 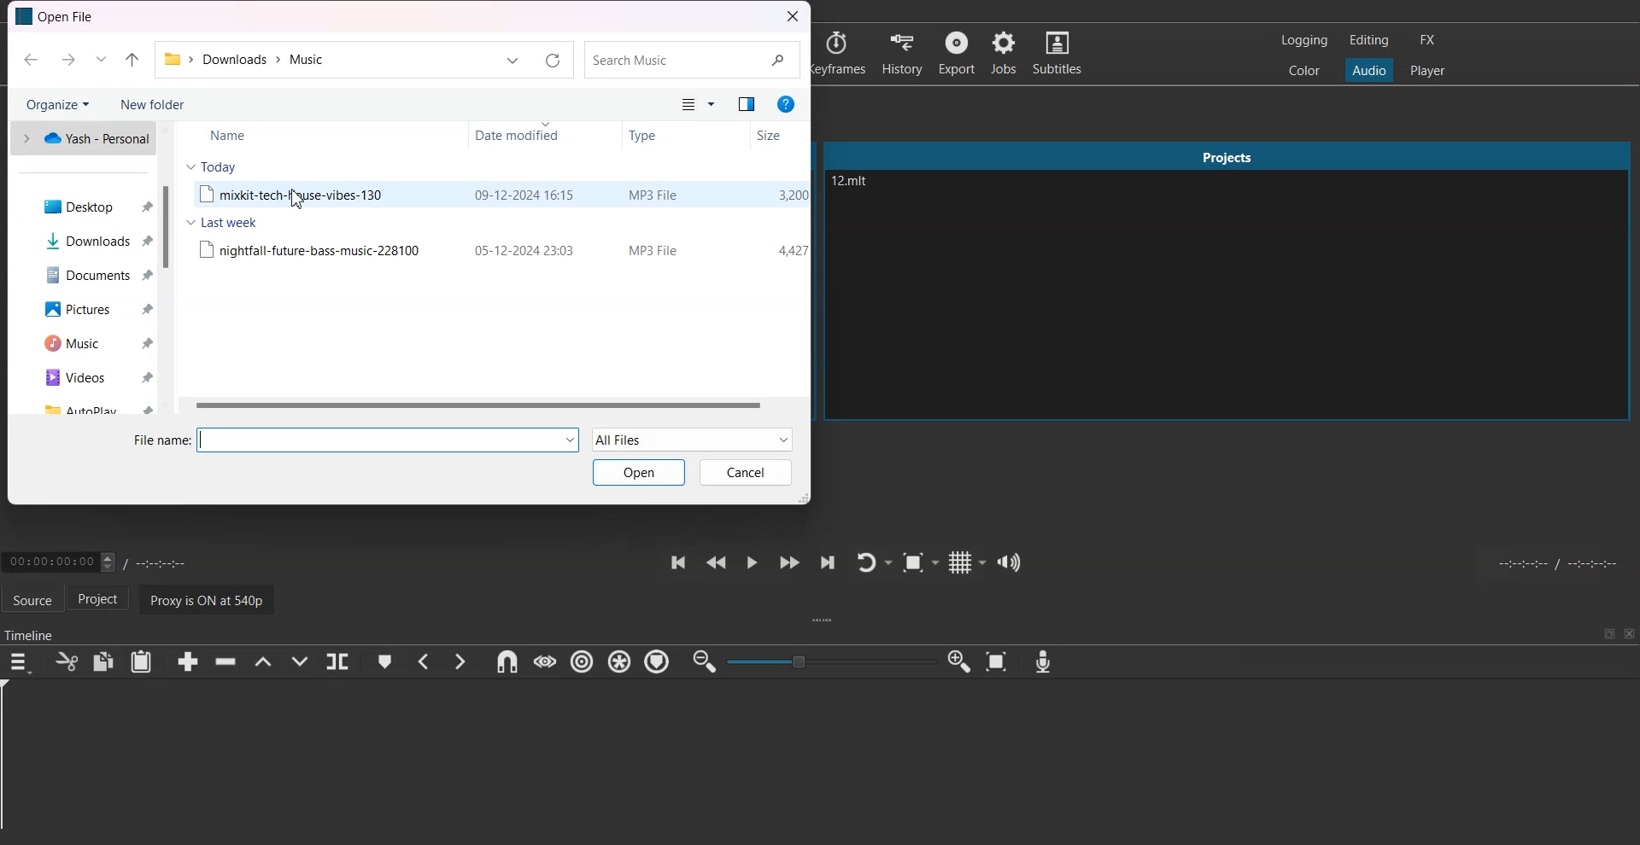 What do you see at coordinates (1609, 633) in the screenshot?
I see `Minimize` at bounding box center [1609, 633].